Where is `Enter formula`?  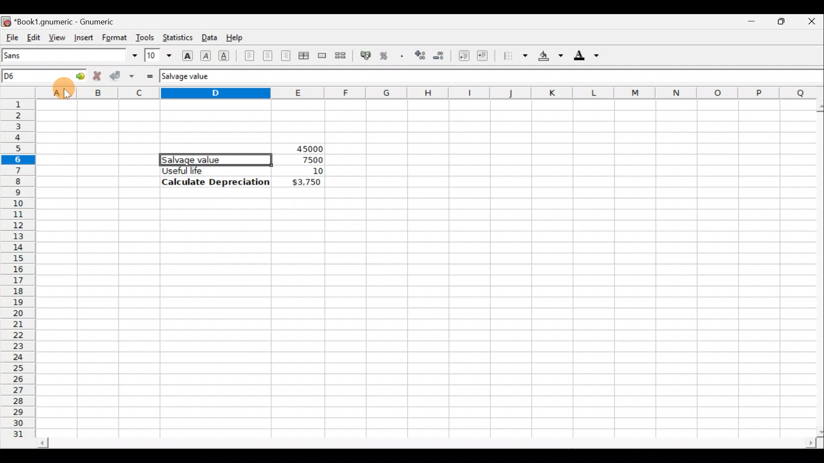 Enter formula is located at coordinates (148, 76).